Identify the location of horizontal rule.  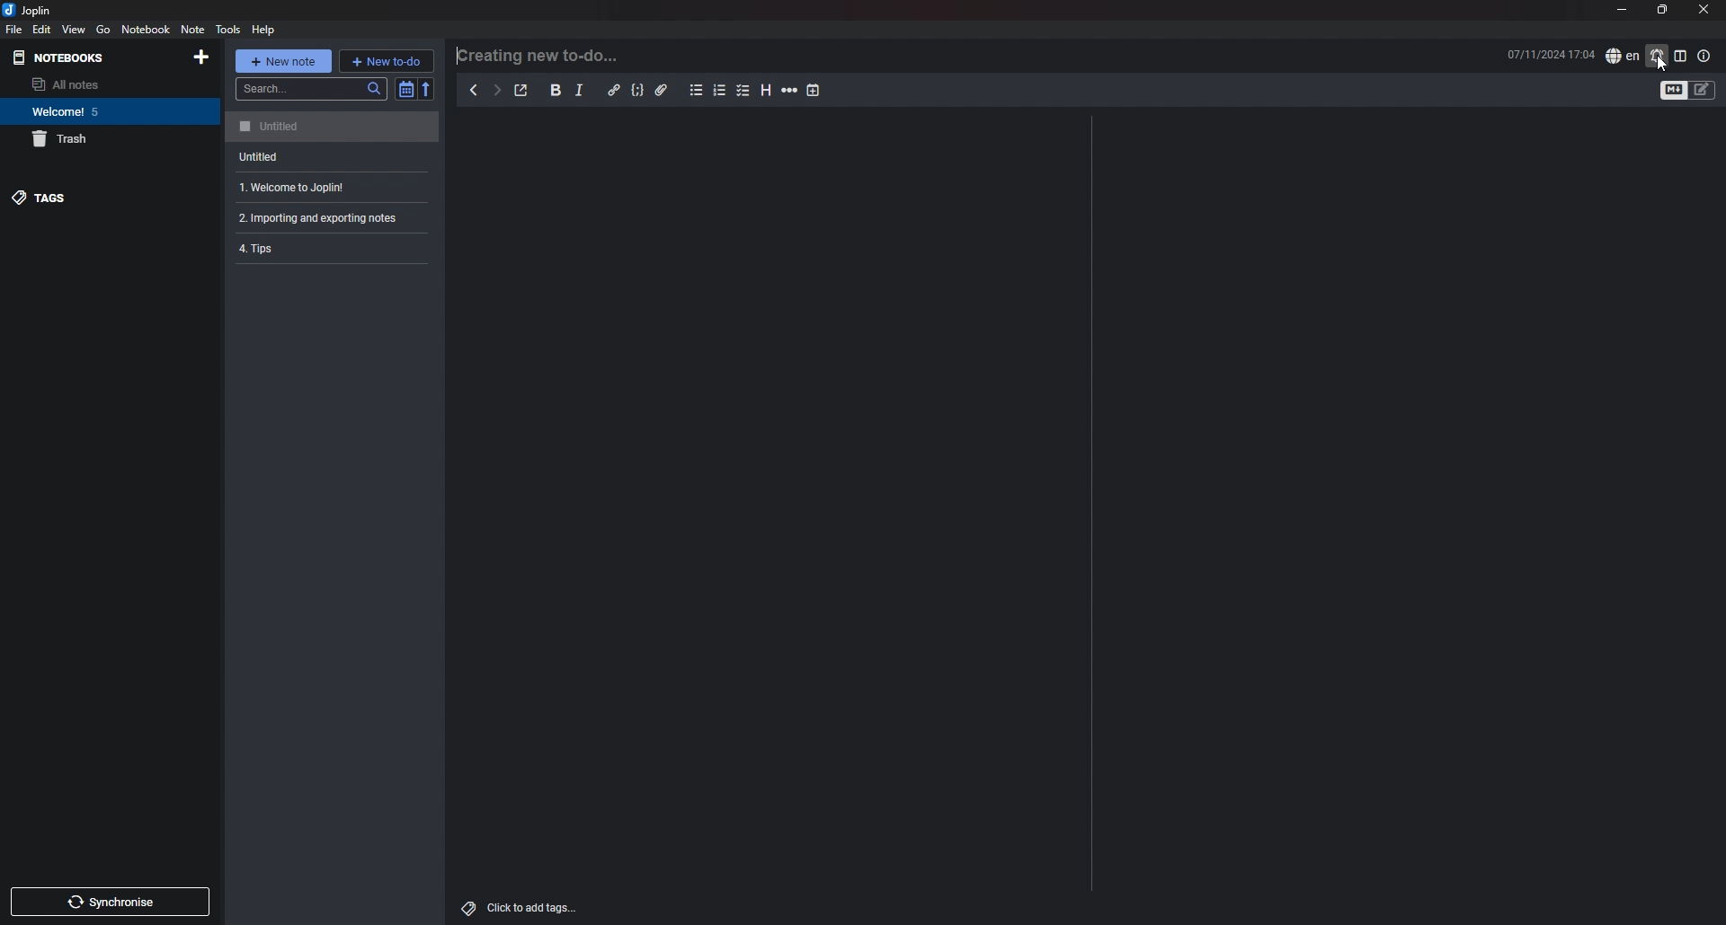
(791, 90).